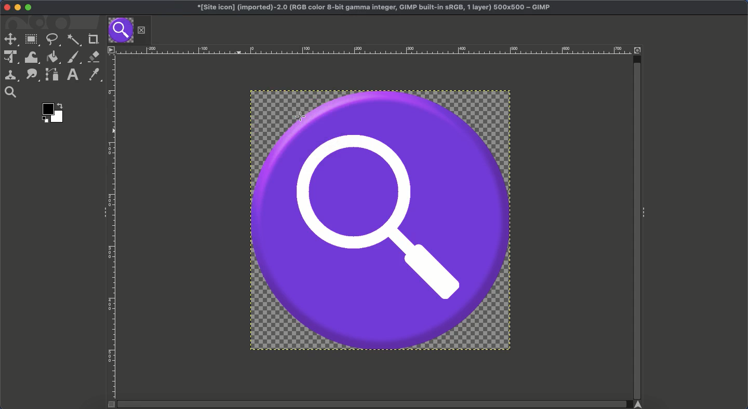 The image size is (748, 409). What do you see at coordinates (10, 92) in the screenshot?
I see `Maginfy` at bounding box center [10, 92].